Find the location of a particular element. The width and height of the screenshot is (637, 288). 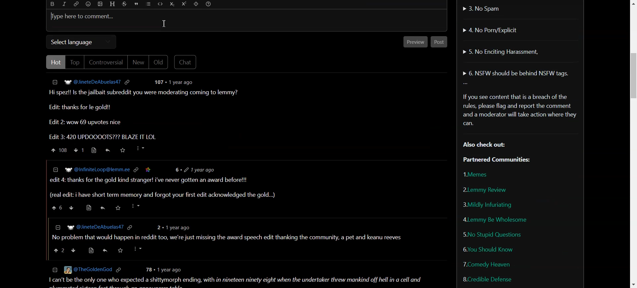

Code is located at coordinates (160, 4).